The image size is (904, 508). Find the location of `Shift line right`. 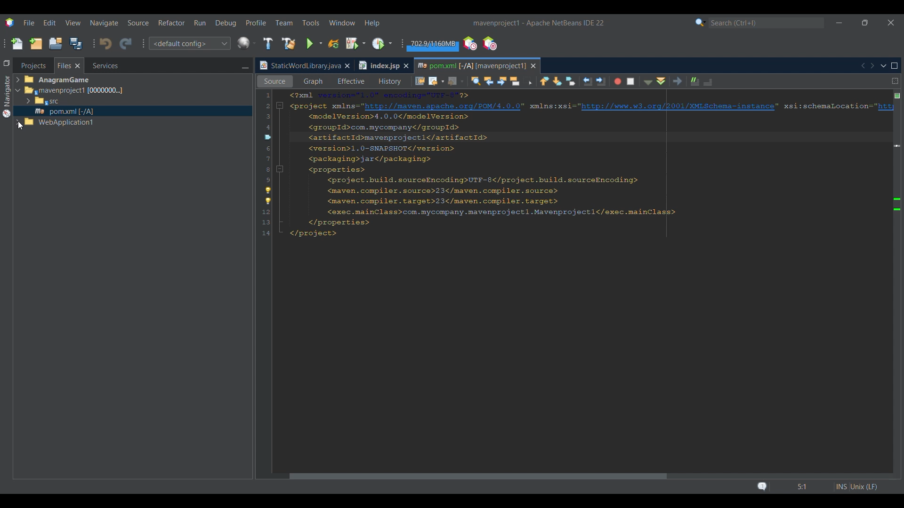

Shift line right is located at coordinates (598, 80).